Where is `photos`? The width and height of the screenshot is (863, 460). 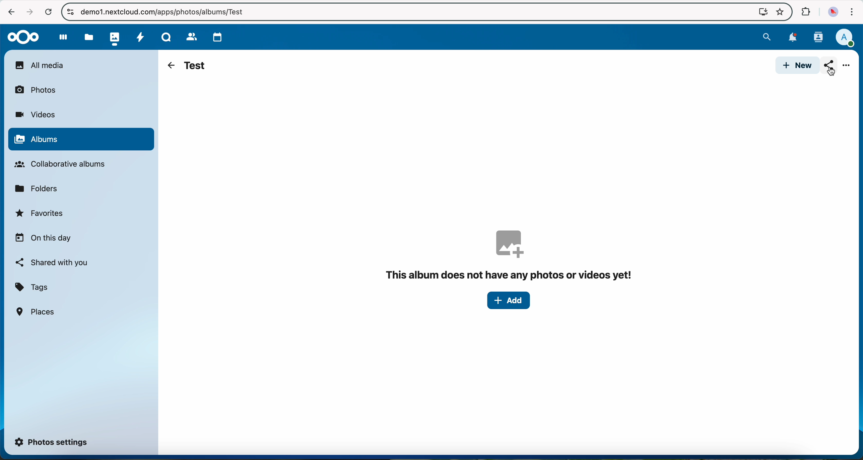 photos is located at coordinates (113, 37).